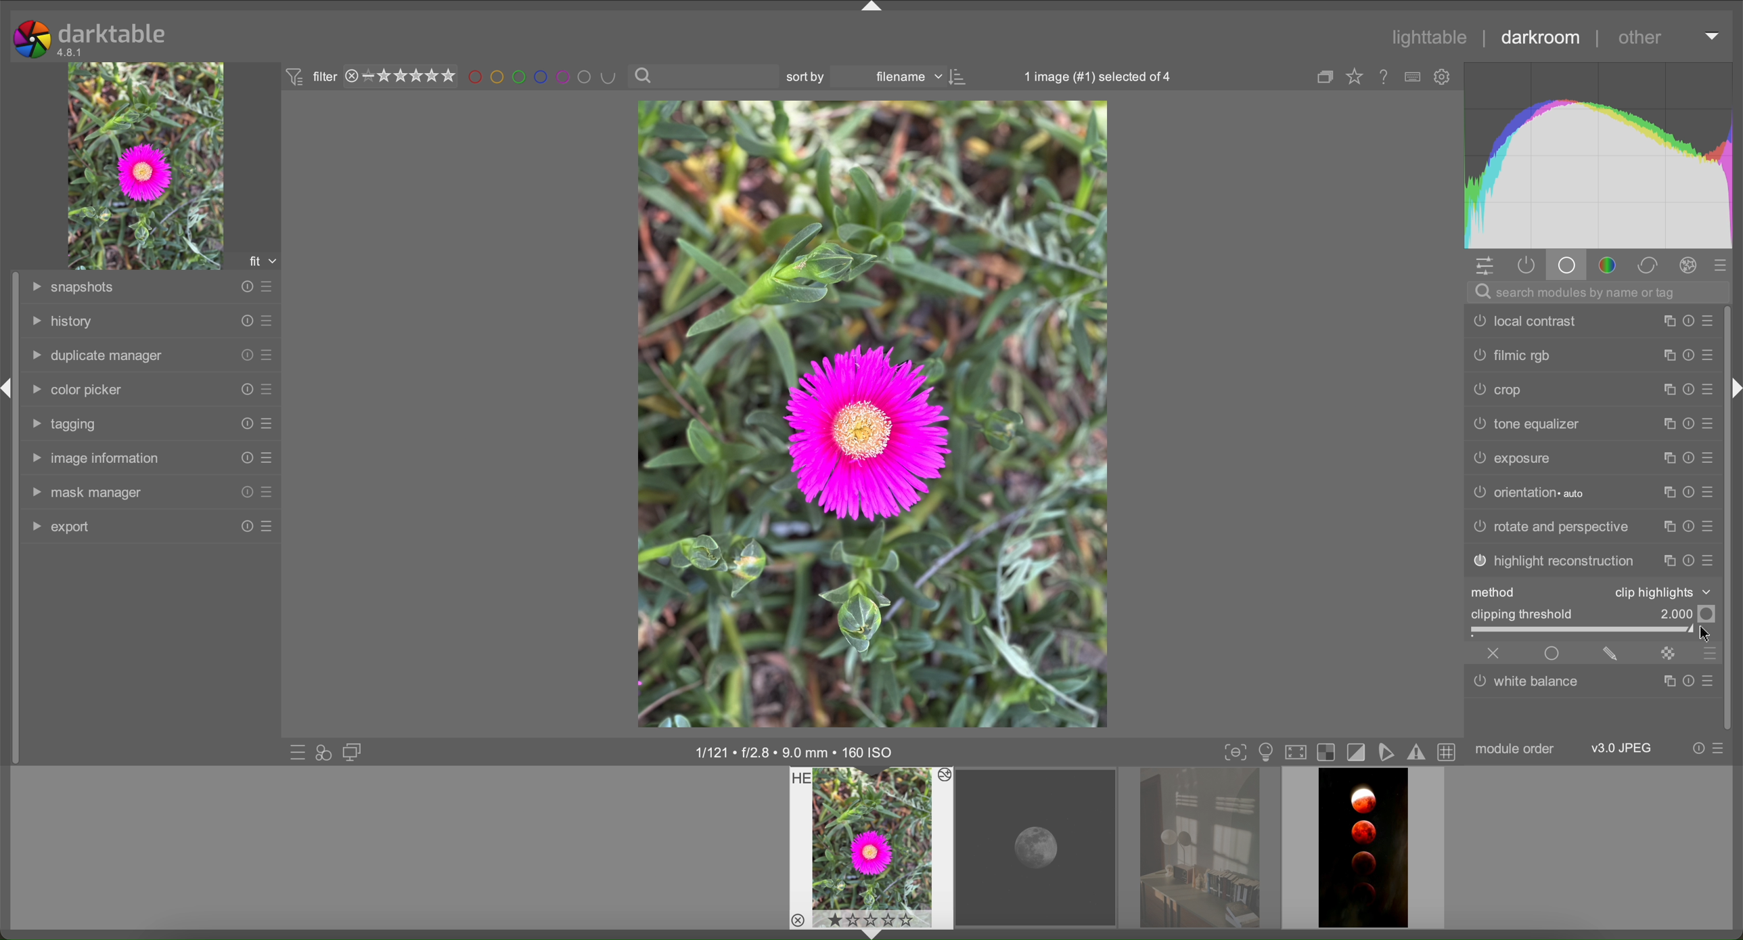 This screenshot has width=1743, height=940. I want to click on arrow, so click(1712, 35).